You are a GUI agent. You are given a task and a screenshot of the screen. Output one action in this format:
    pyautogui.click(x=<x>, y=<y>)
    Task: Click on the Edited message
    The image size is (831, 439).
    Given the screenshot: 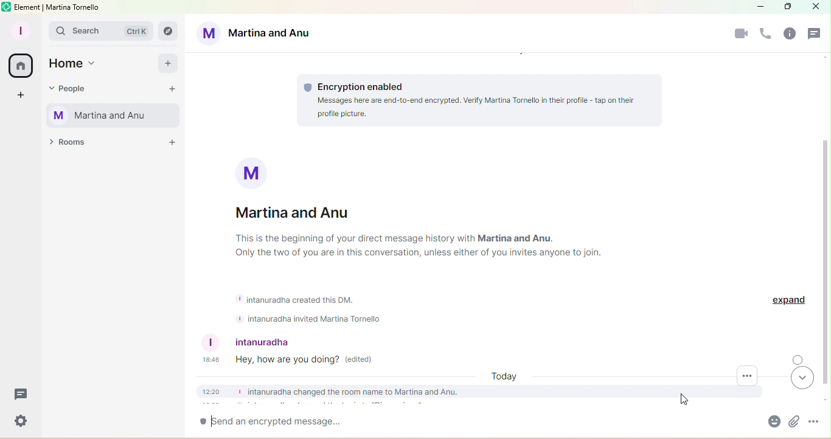 What is the action you would take?
    pyautogui.click(x=308, y=361)
    